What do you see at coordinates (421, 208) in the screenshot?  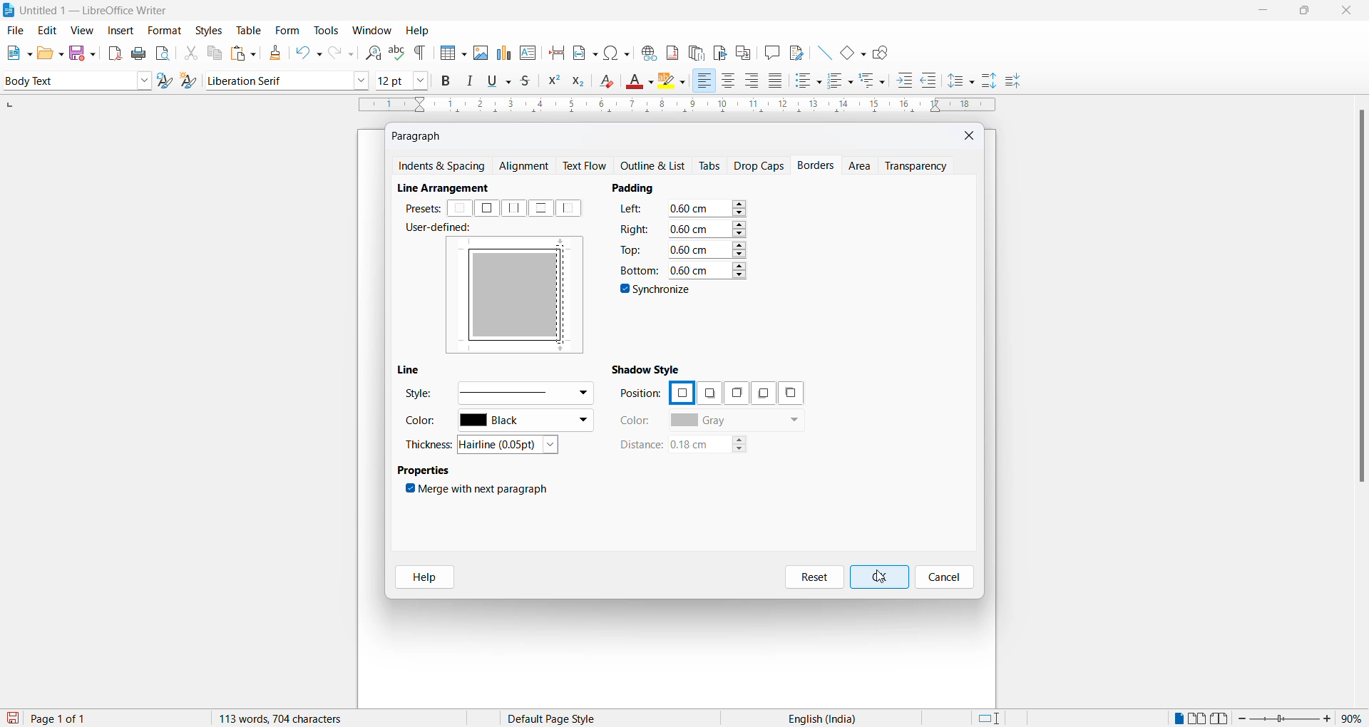 I see `presets` at bounding box center [421, 208].